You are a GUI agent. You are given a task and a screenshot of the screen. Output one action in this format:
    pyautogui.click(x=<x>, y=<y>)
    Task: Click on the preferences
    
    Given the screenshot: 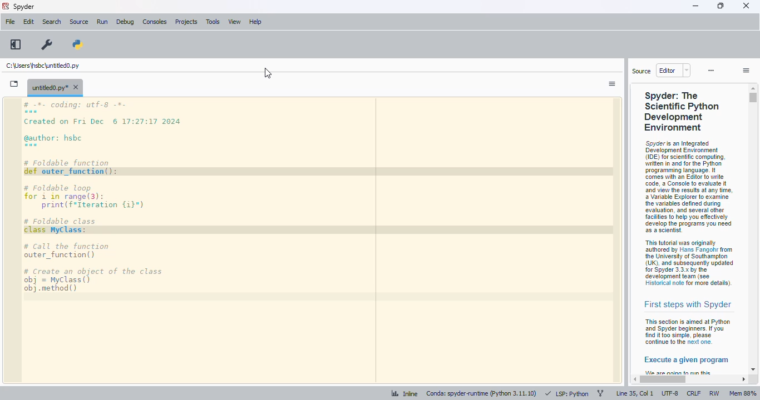 What is the action you would take?
    pyautogui.click(x=47, y=44)
    